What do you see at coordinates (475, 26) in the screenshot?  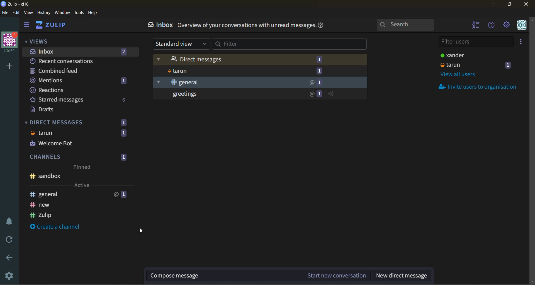 I see `hide user list` at bounding box center [475, 26].